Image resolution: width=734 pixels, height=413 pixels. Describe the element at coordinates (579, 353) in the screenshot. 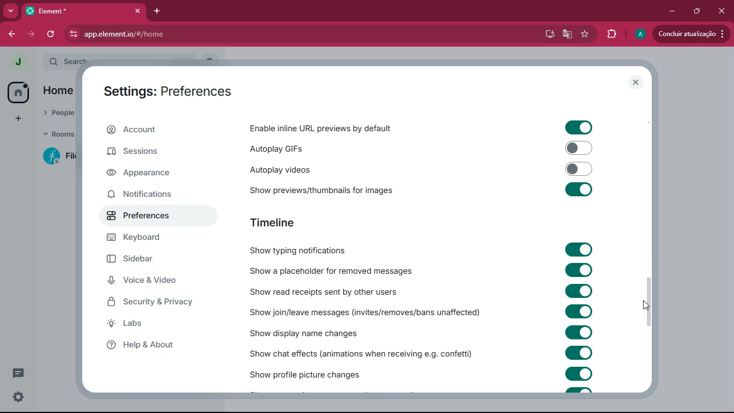

I see `toggle on/off` at that location.